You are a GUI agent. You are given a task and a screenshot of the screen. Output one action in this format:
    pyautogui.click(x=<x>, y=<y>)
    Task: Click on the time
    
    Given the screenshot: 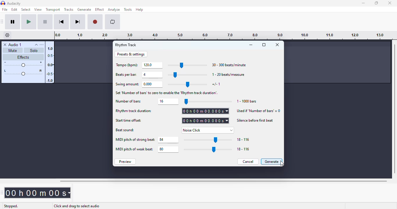 What is the action you would take?
    pyautogui.click(x=38, y=193)
    